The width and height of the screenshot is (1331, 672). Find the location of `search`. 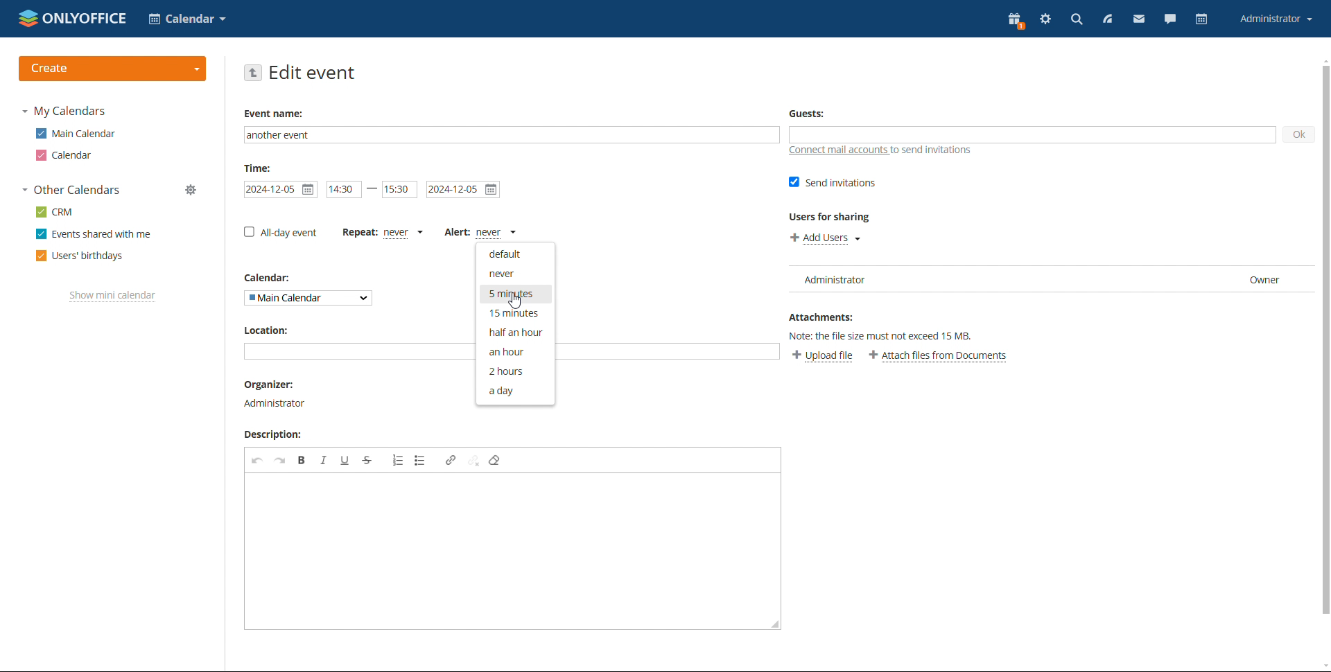

search is located at coordinates (1076, 19).